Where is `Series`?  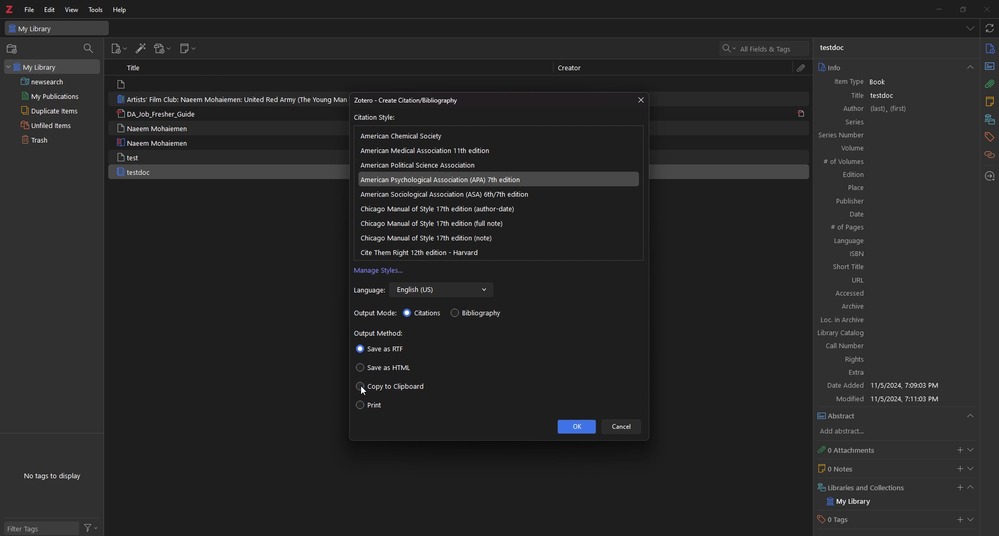
Series is located at coordinates (894, 122).